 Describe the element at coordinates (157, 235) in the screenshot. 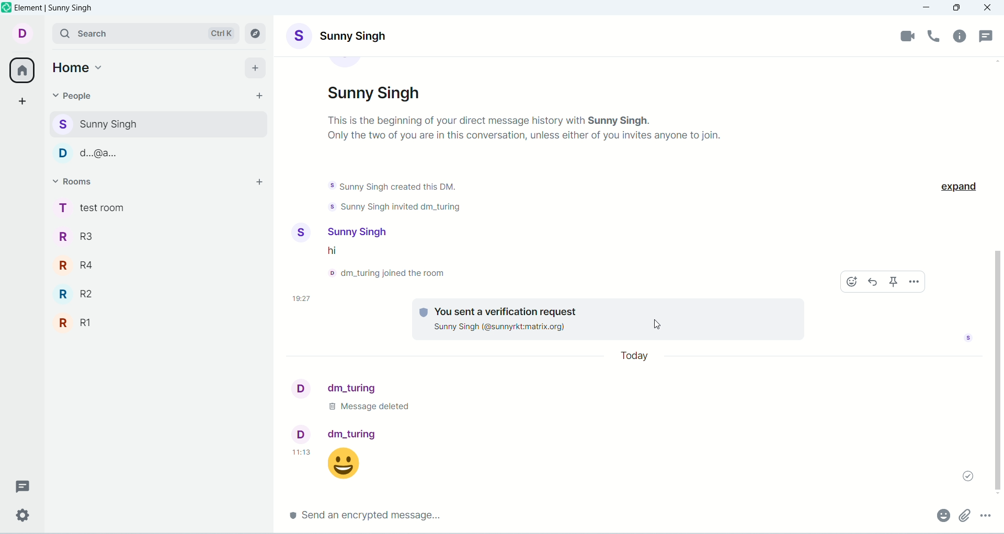

I see `R3` at that location.